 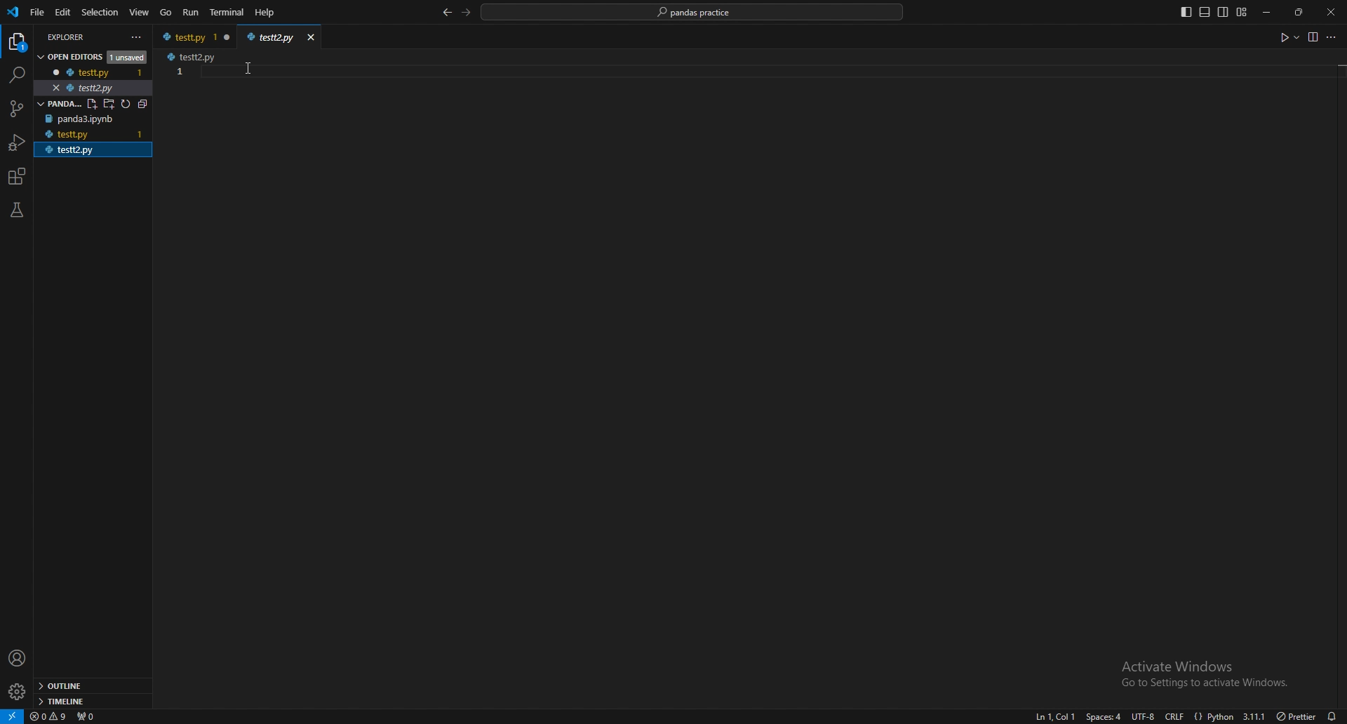 I want to click on Help, so click(x=264, y=13).